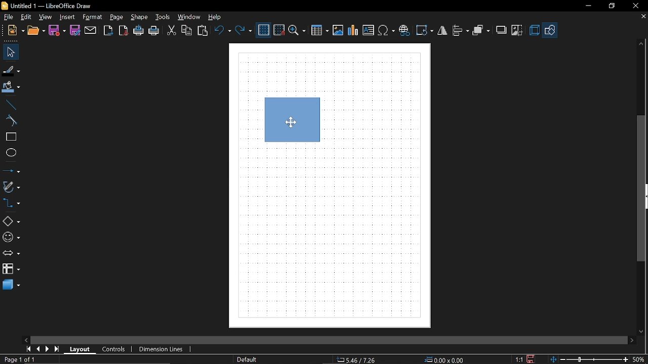  What do you see at coordinates (139, 31) in the screenshot?
I see `Print directly` at bounding box center [139, 31].